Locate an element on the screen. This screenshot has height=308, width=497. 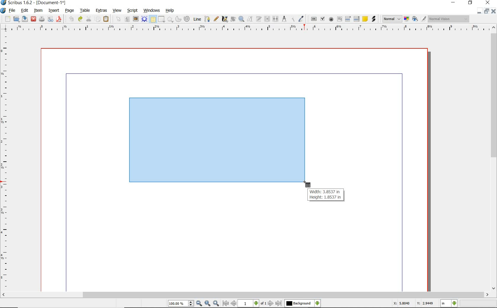
close is located at coordinates (493, 11).